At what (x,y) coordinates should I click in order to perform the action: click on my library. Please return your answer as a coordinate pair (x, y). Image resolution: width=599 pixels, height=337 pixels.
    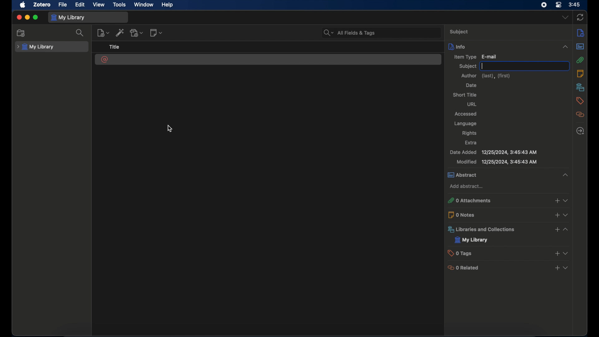
    Looking at the image, I should click on (36, 47).